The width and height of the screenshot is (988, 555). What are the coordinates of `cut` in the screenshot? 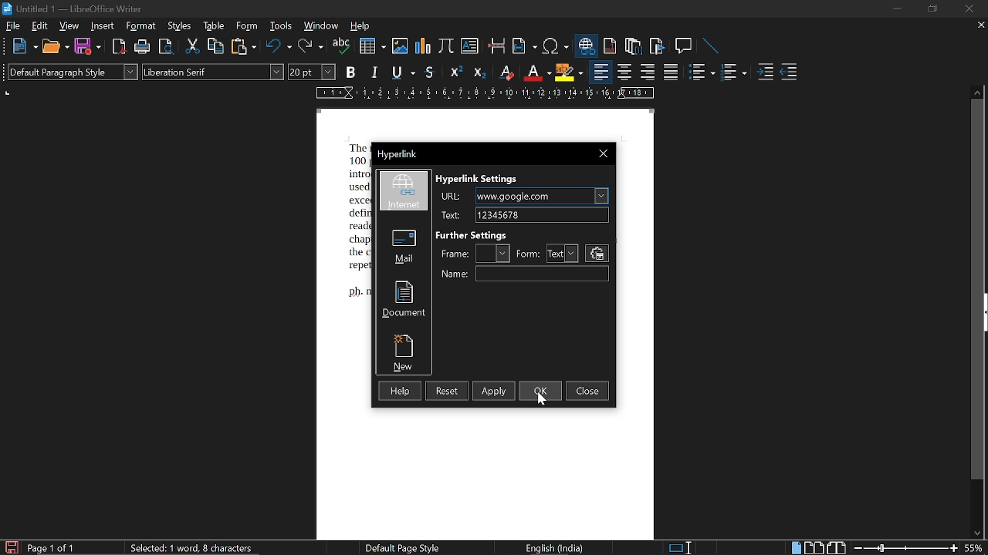 It's located at (193, 47).